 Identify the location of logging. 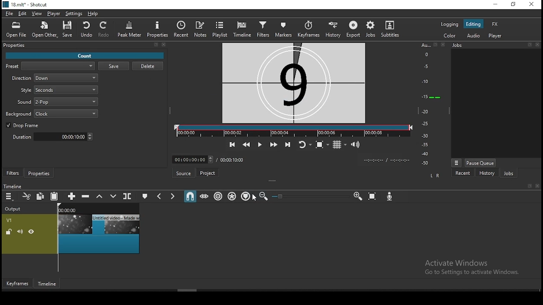
(449, 25).